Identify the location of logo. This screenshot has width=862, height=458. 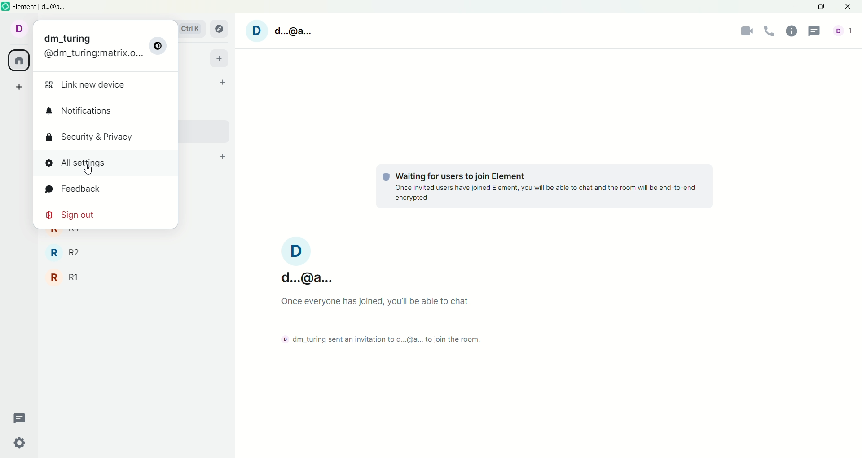
(6, 8).